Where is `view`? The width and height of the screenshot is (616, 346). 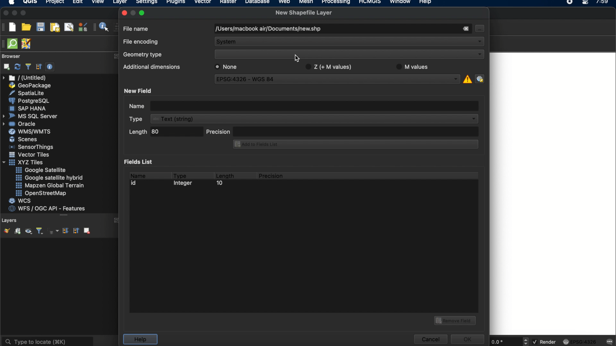 view is located at coordinates (98, 3).